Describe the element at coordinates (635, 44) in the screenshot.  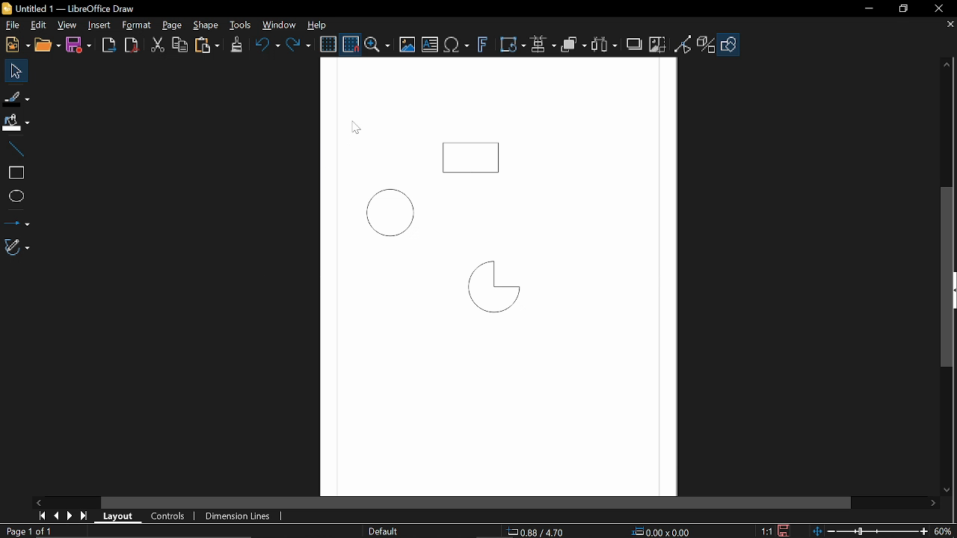
I see `Shadow` at that location.